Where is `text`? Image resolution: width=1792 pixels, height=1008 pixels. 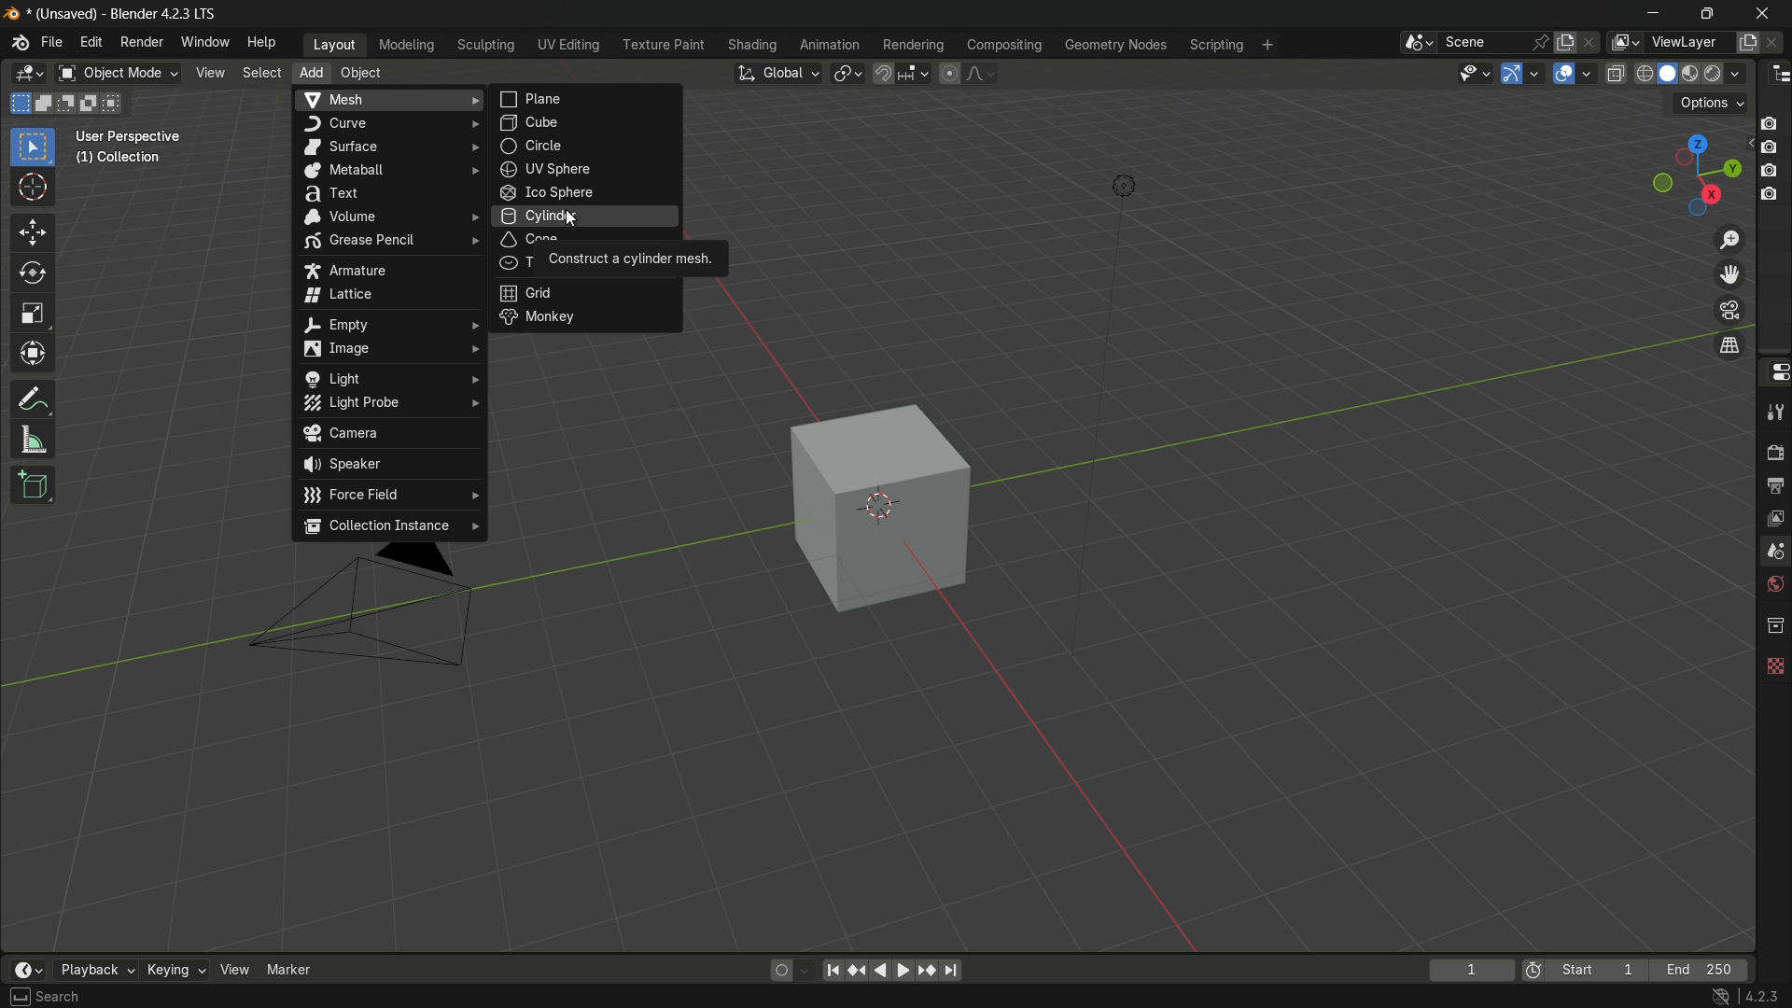
text is located at coordinates (389, 193).